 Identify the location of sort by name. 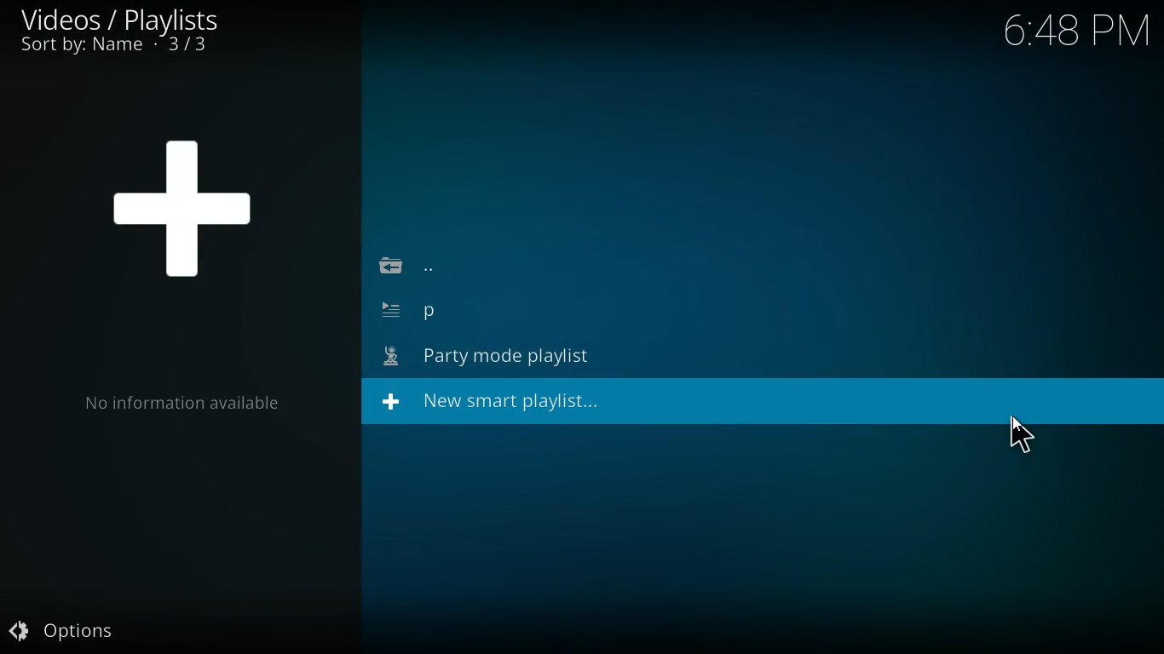
(129, 47).